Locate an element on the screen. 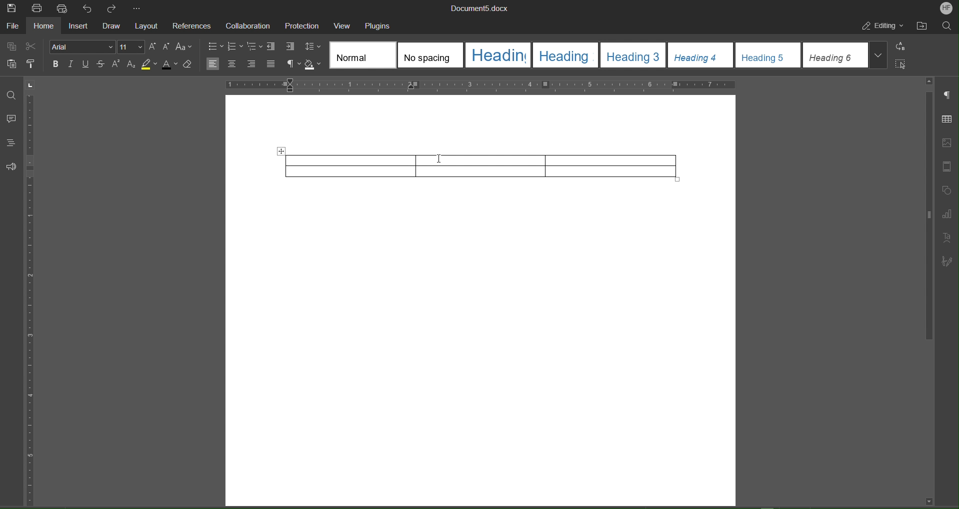 Image resolution: width=959 pixels, height=509 pixels. Superscript is located at coordinates (116, 64).